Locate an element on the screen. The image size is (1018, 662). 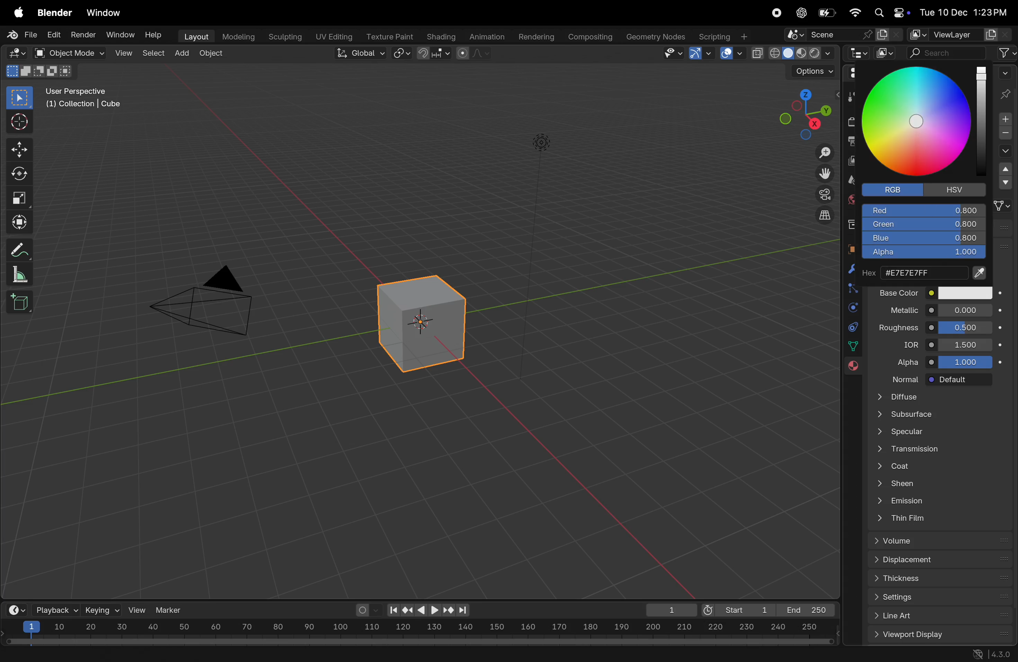
camera view  is located at coordinates (209, 298).